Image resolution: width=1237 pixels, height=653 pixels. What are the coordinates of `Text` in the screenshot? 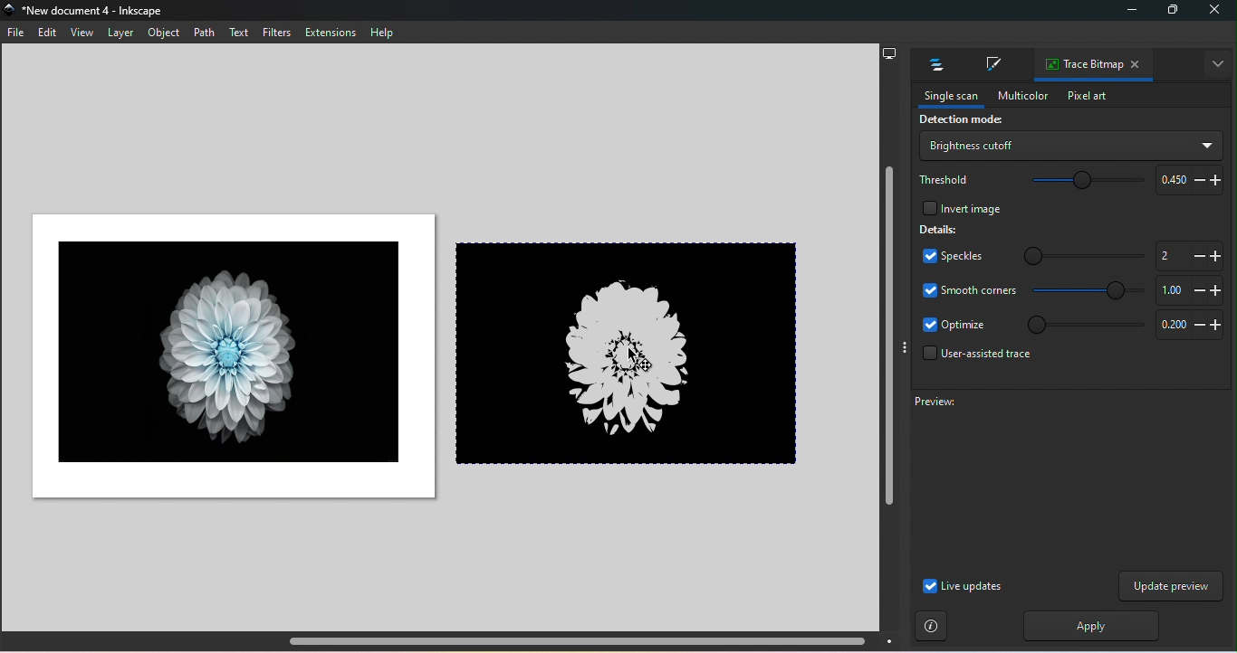 It's located at (240, 33).